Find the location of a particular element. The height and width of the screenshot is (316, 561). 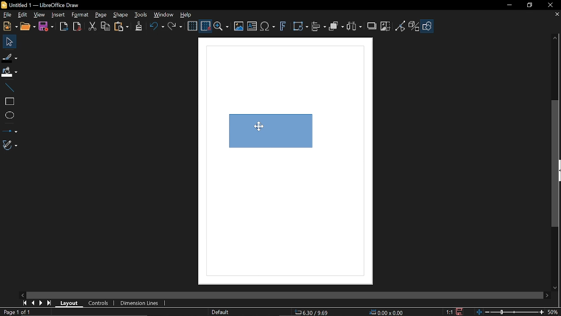

Curves and polygons is located at coordinates (10, 145).